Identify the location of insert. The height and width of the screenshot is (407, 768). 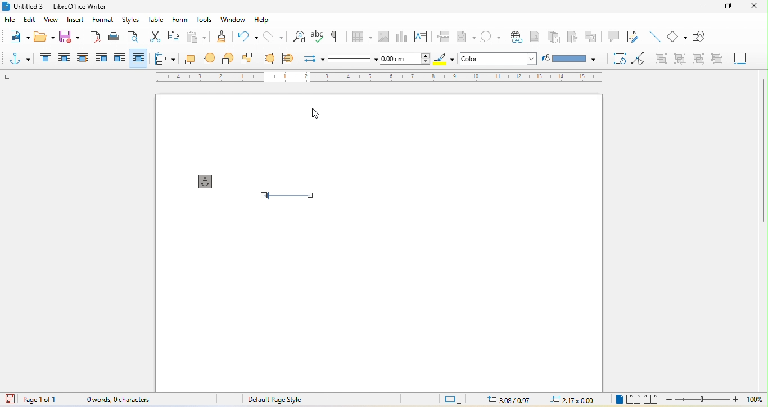
(76, 21).